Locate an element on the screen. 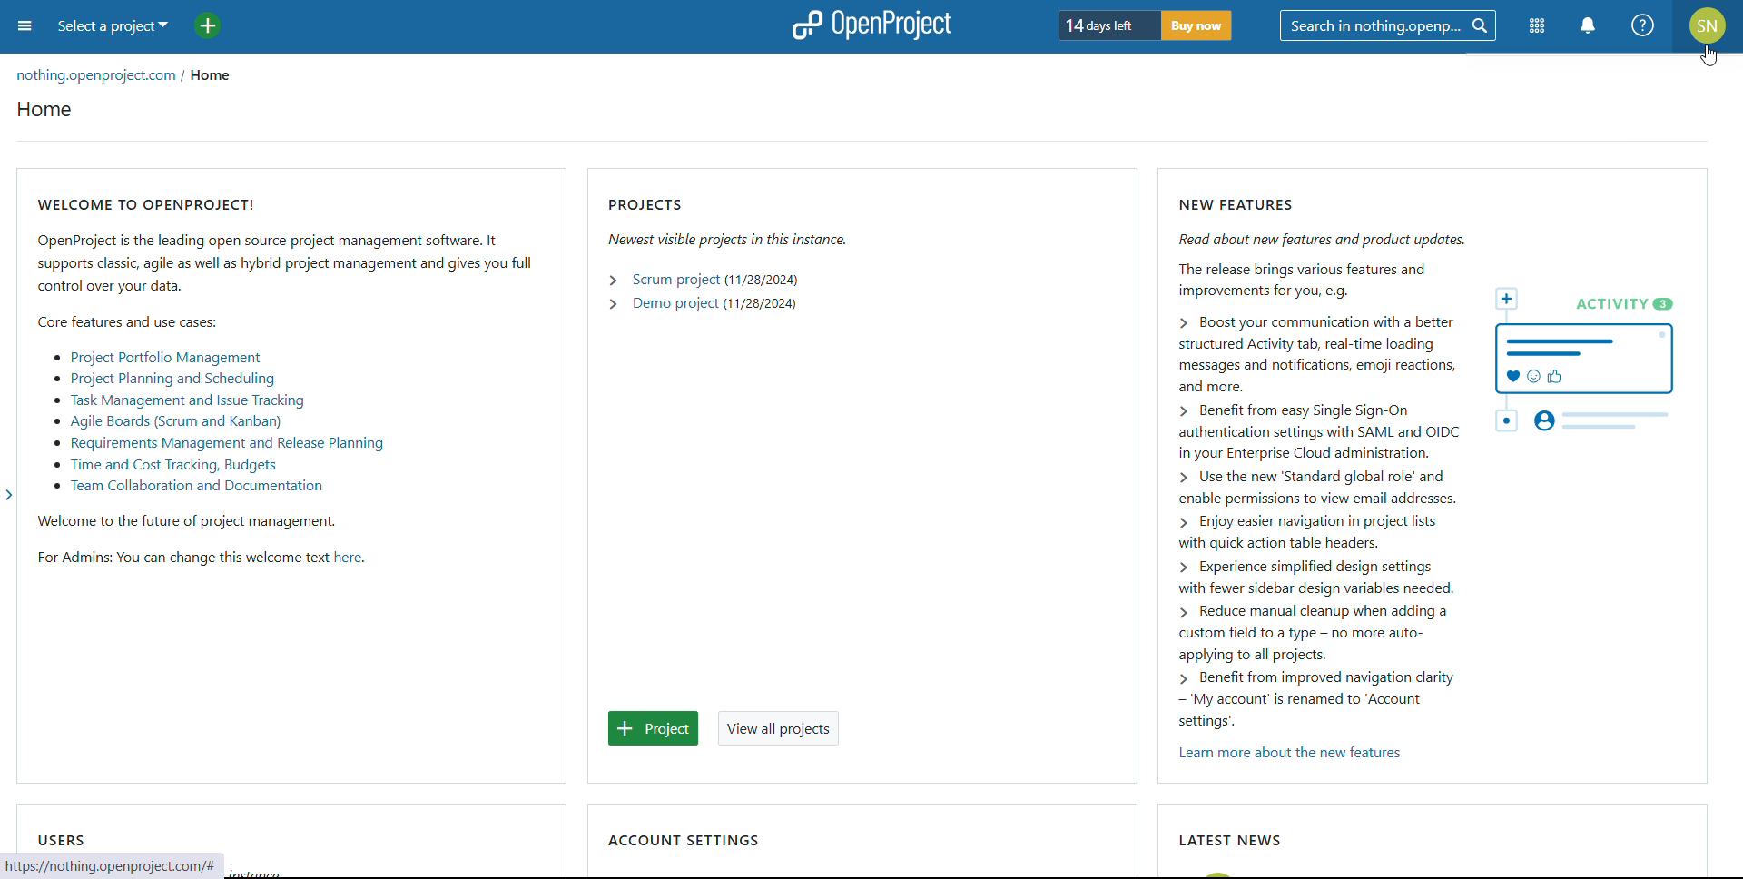  modules is located at coordinates (1536, 27).